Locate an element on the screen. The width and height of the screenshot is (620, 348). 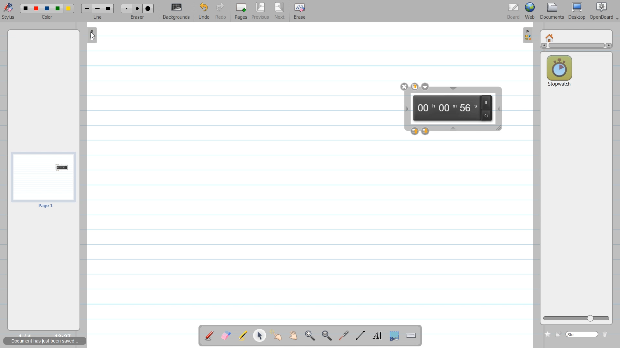
Time width adjustment window is located at coordinates (499, 109).